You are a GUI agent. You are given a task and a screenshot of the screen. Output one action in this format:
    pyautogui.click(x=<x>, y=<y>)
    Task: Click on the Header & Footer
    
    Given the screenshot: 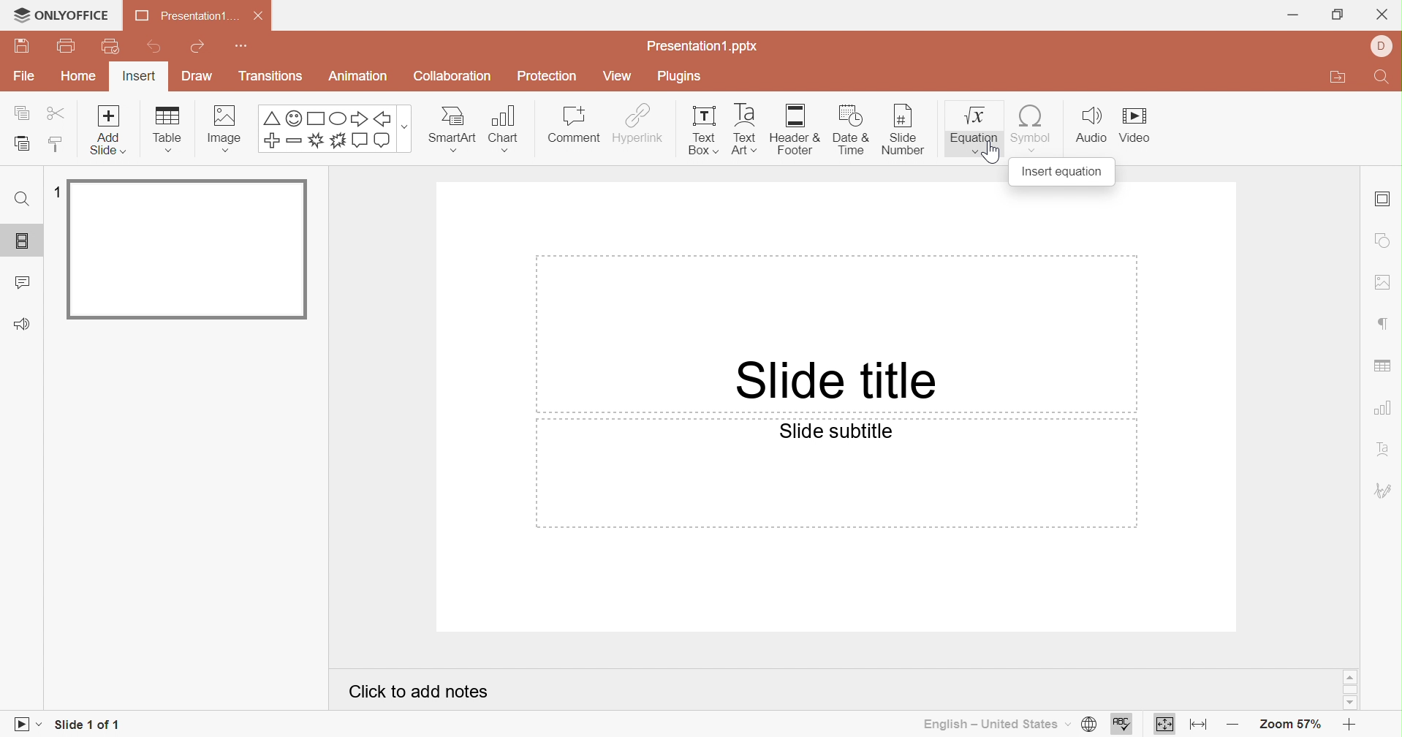 What is the action you would take?
    pyautogui.click(x=797, y=130)
    